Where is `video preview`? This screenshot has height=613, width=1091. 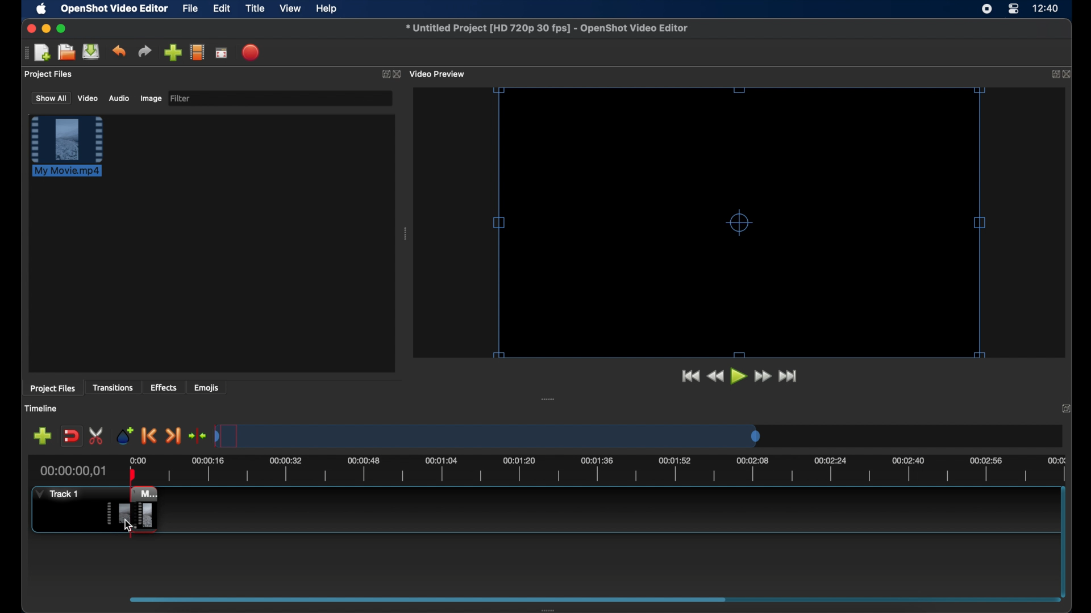
video preview is located at coordinates (439, 74).